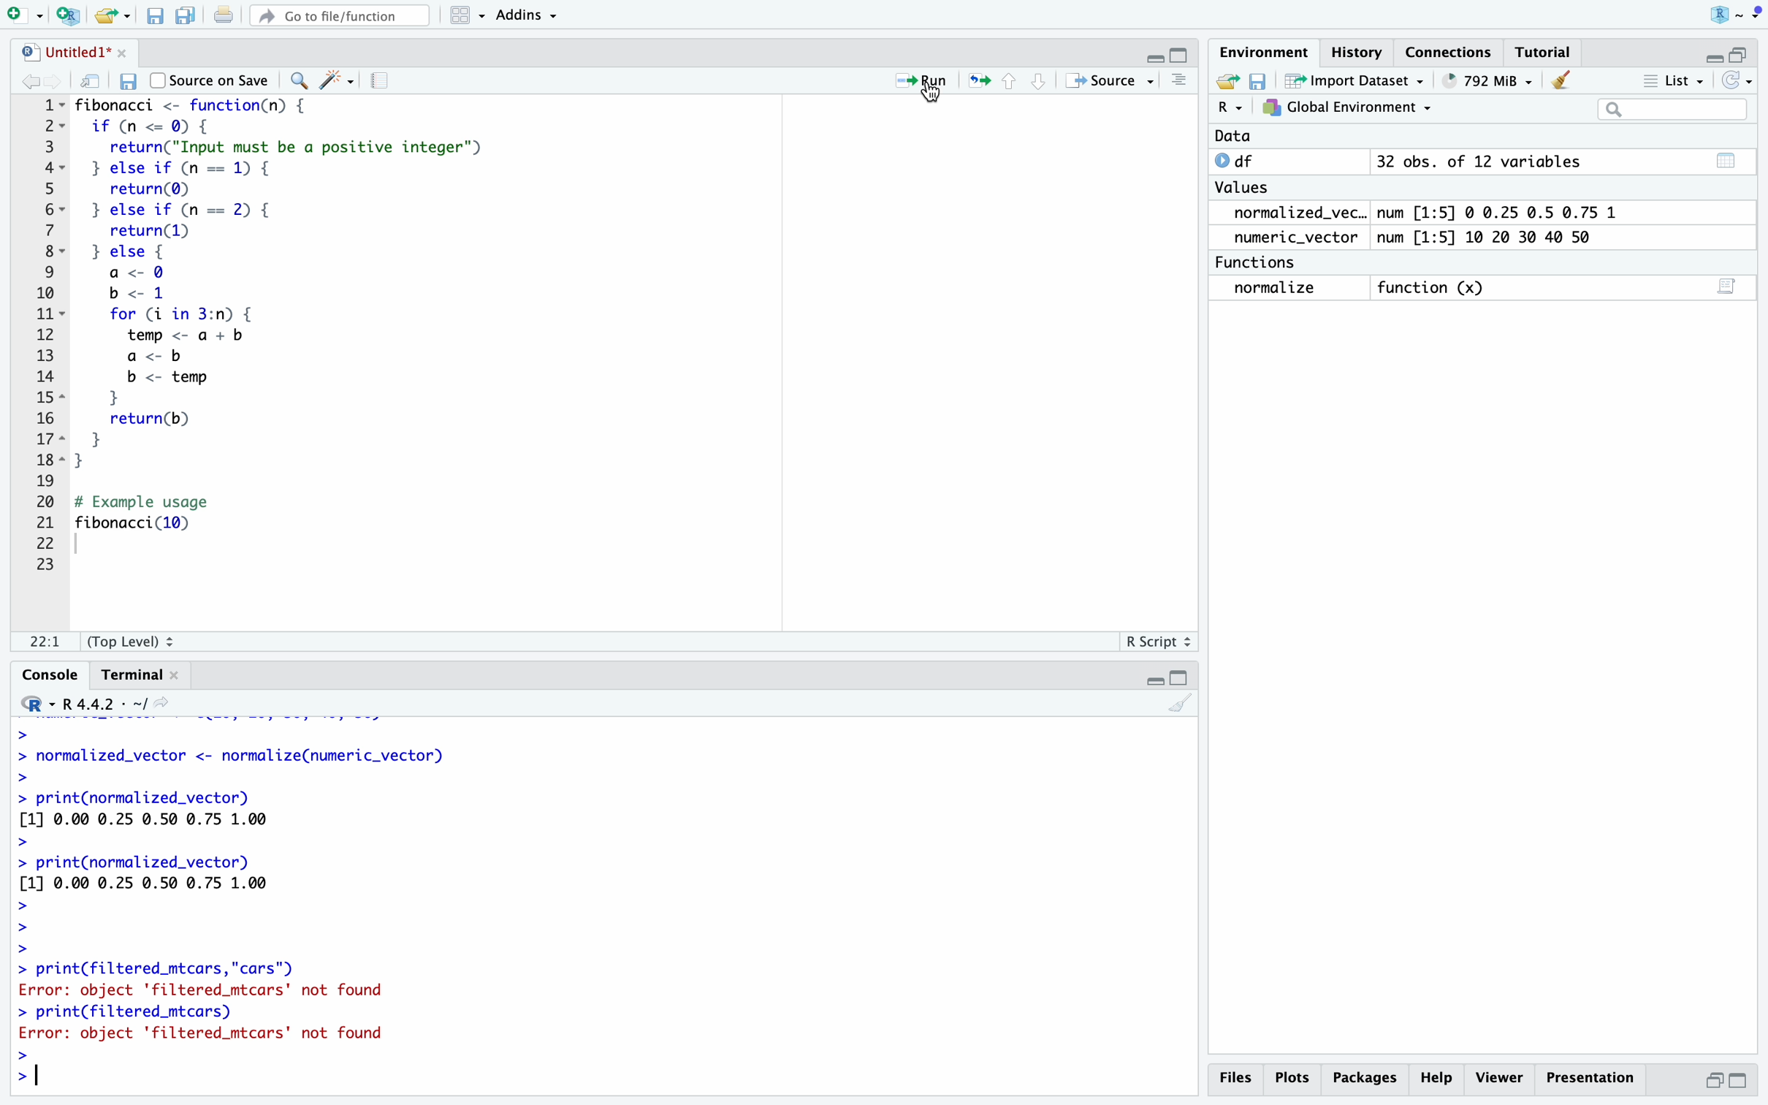  What do you see at coordinates (1748, 52) in the screenshot?
I see `maximize` at bounding box center [1748, 52].